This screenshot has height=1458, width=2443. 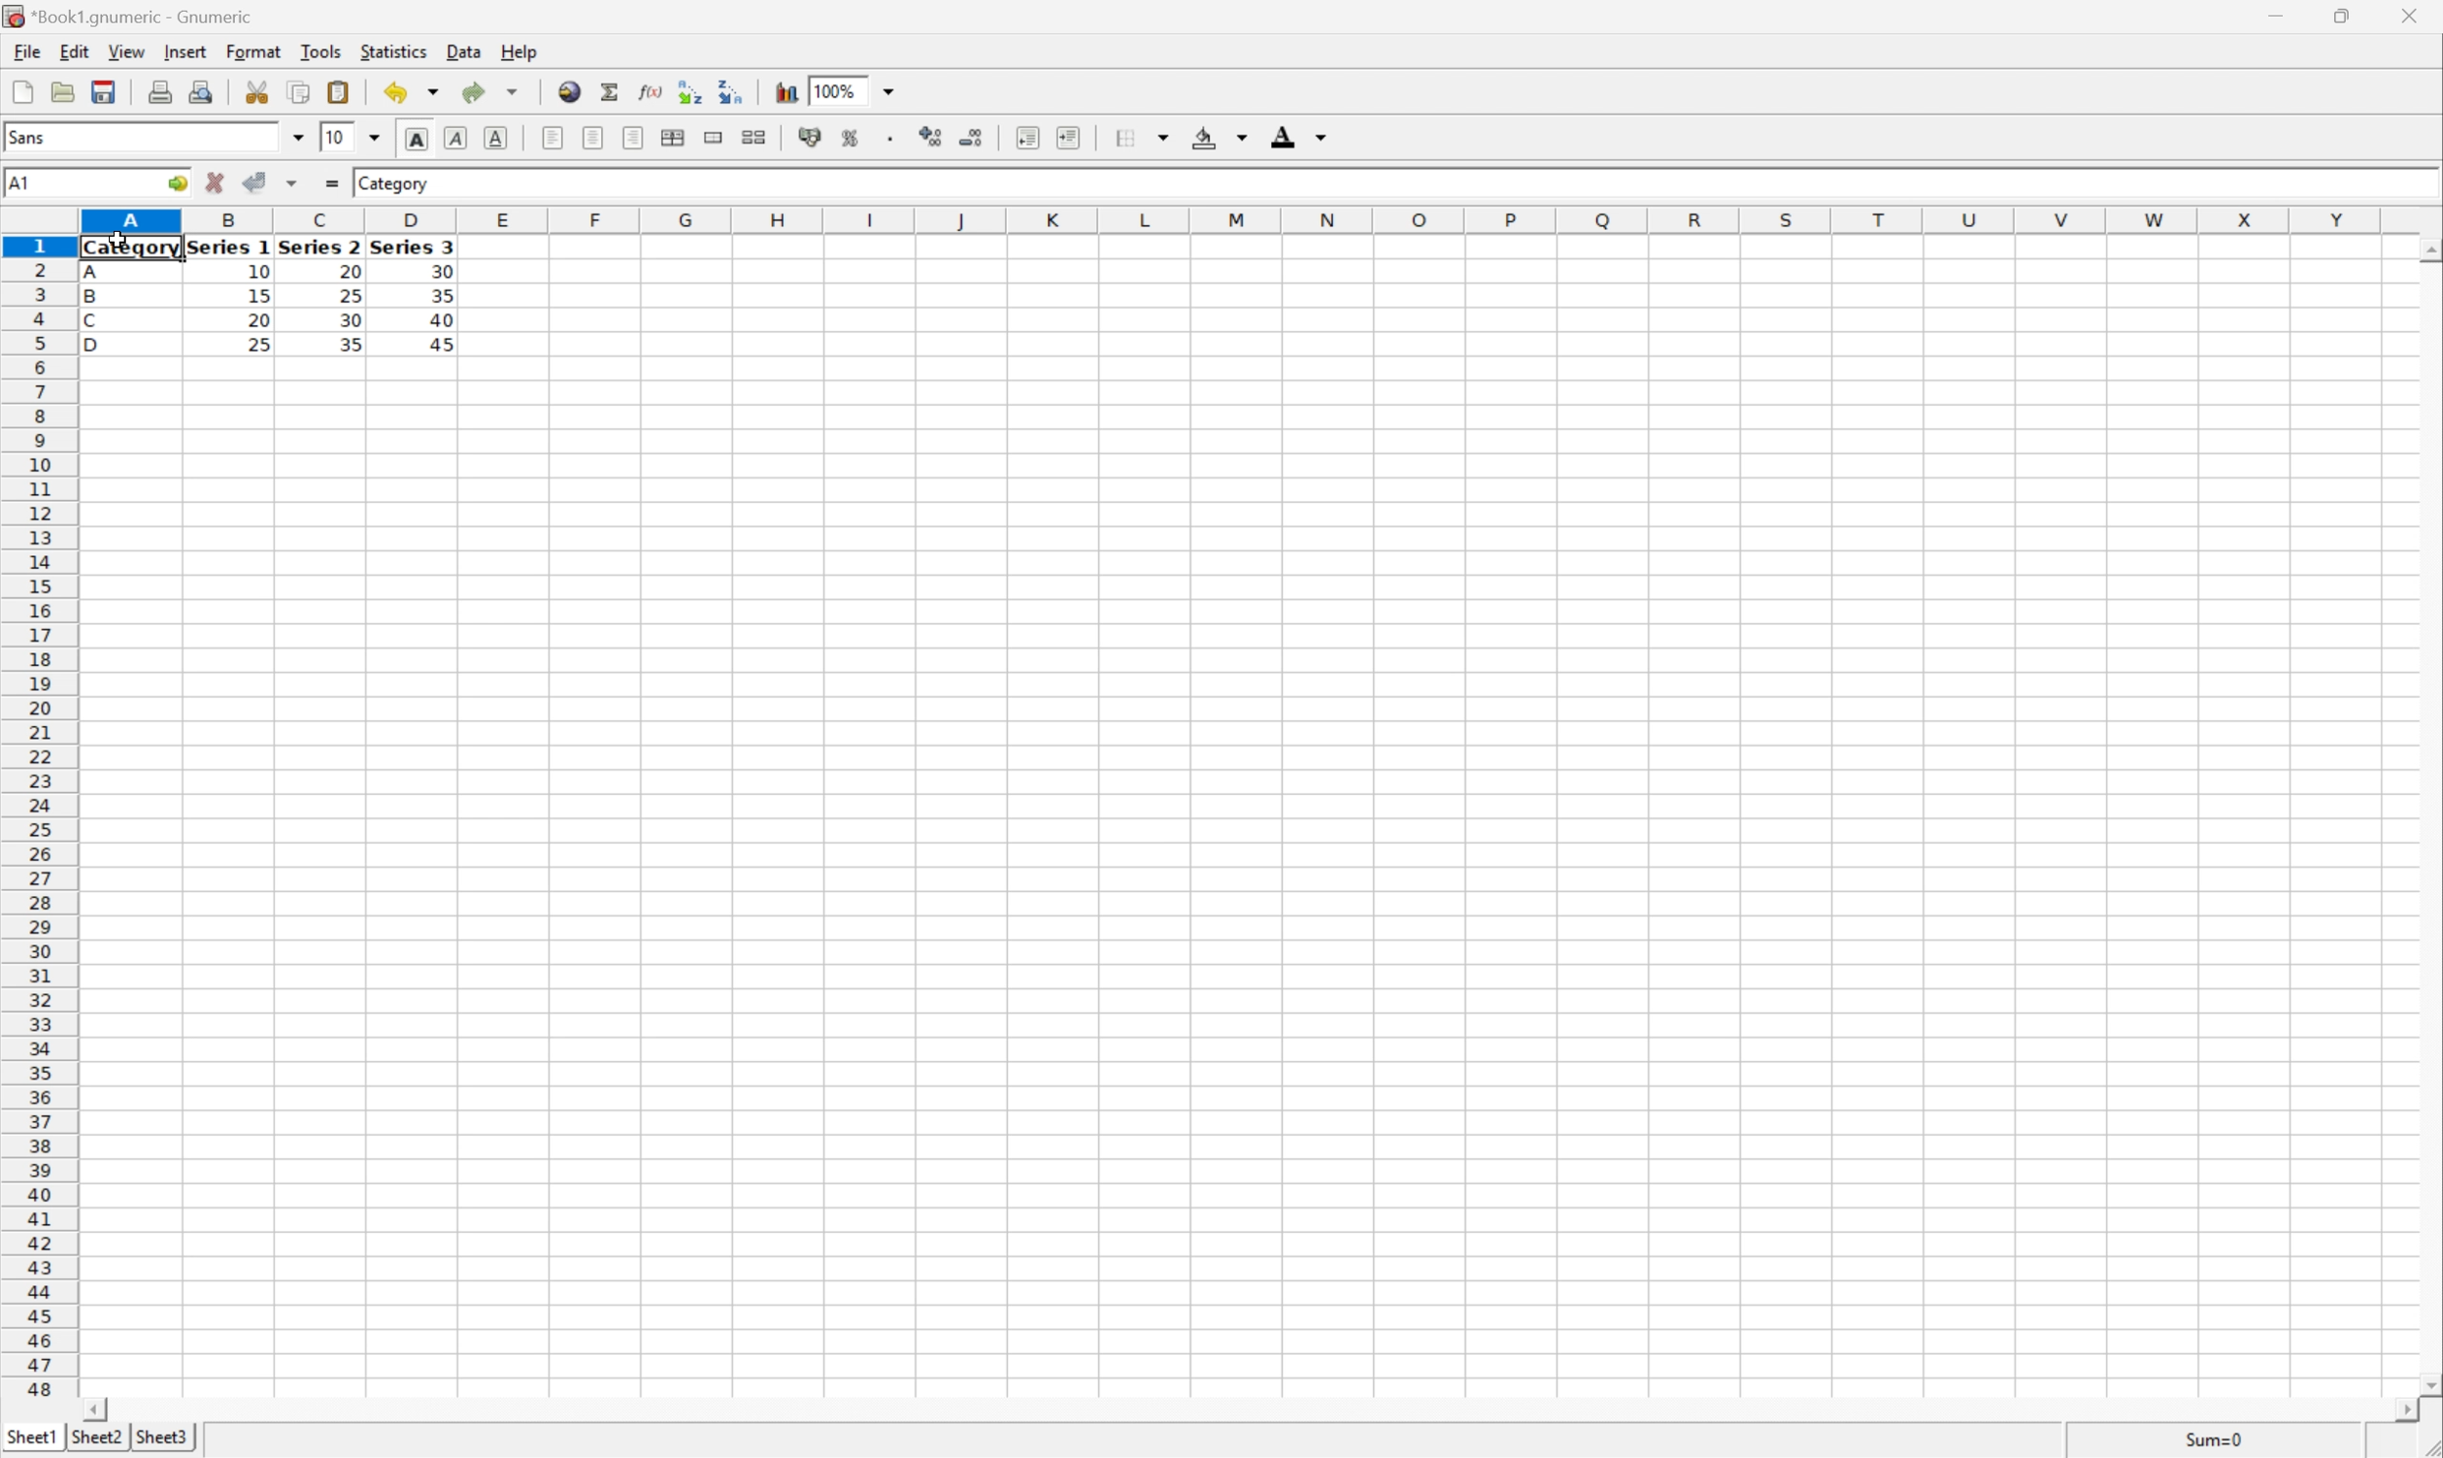 I want to click on Set the format of the selected cells to include a thousands separator, so click(x=894, y=140).